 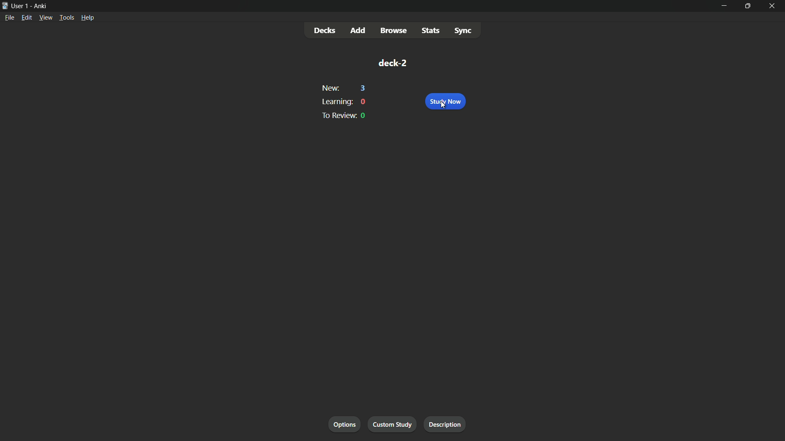 I want to click on custom study, so click(x=394, y=424).